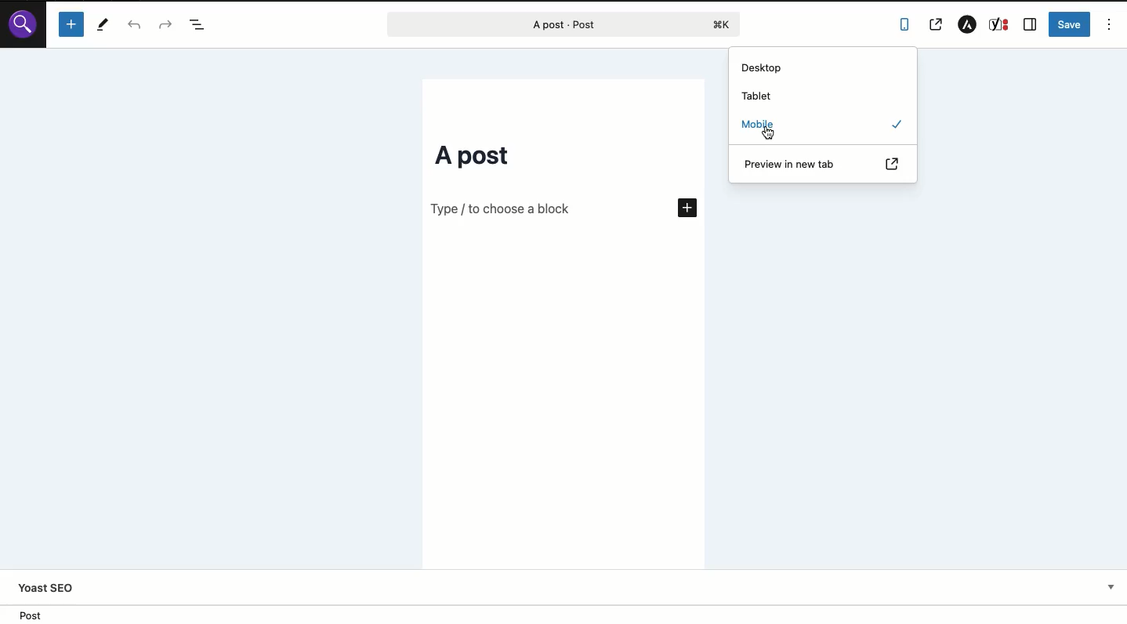 The image size is (1127, 624). Describe the element at coordinates (680, 206) in the screenshot. I see `add block` at that location.